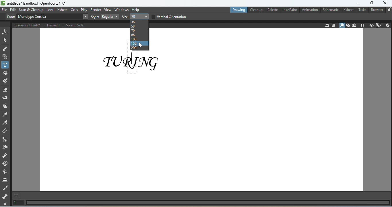 The width and height of the screenshot is (392, 207). Describe the element at coordinates (5, 188) in the screenshot. I see `cutter tool` at that location.